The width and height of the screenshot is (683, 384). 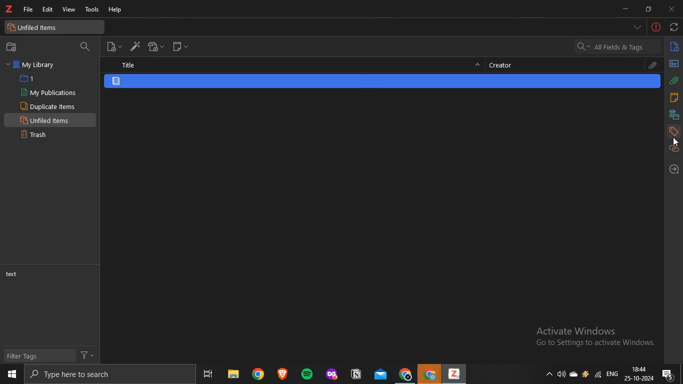 I want to click on app, so click(x=354, y=373).